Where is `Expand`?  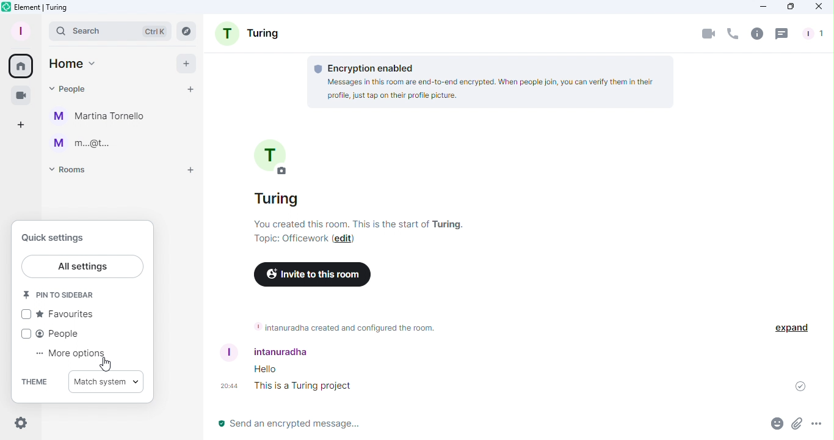 Expand is located at coordinates (40, 29).